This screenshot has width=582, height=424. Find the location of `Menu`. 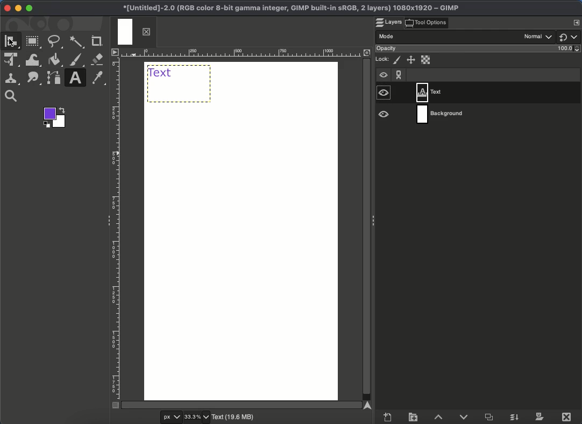

Menu is located at coordinates (114, 52).